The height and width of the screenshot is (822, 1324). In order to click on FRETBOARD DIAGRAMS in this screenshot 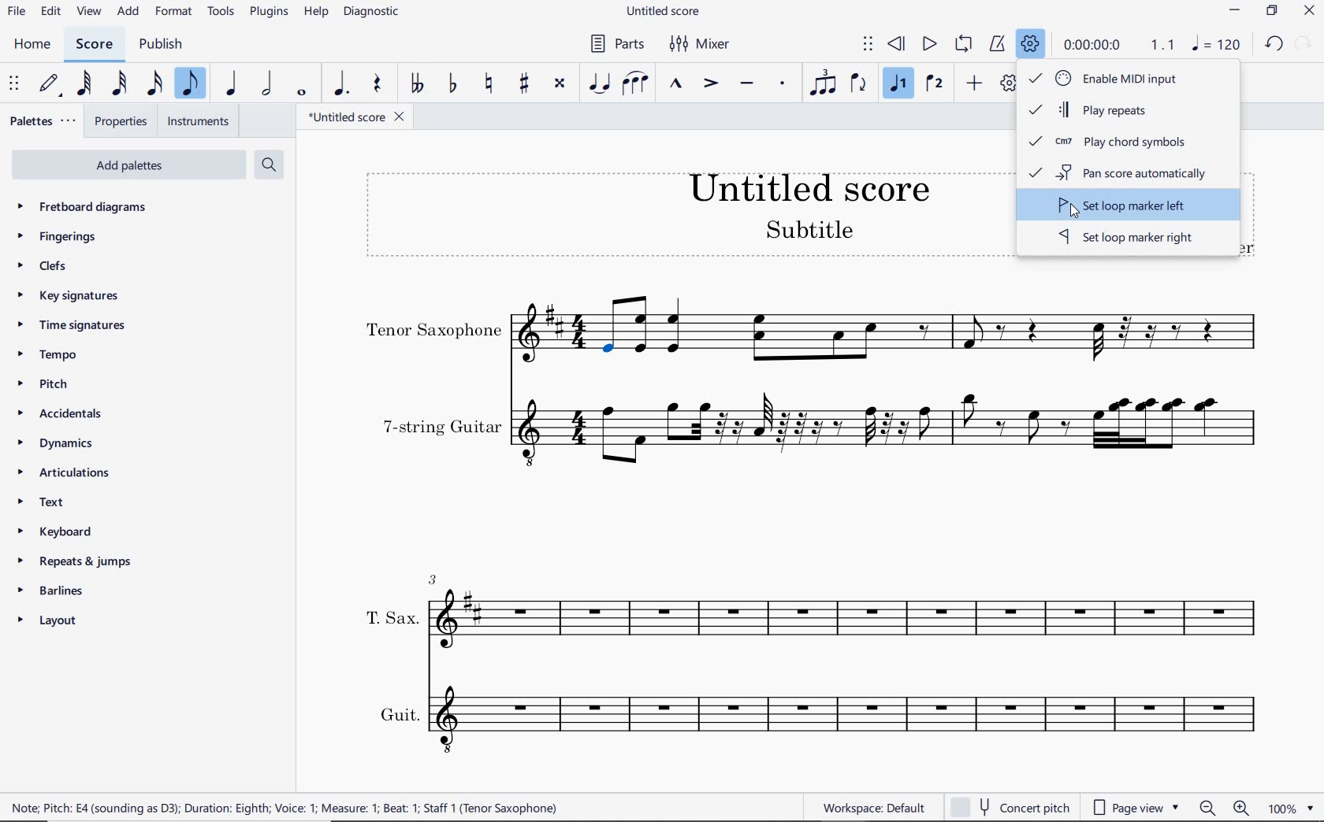, I will do `click(84, 206)`.